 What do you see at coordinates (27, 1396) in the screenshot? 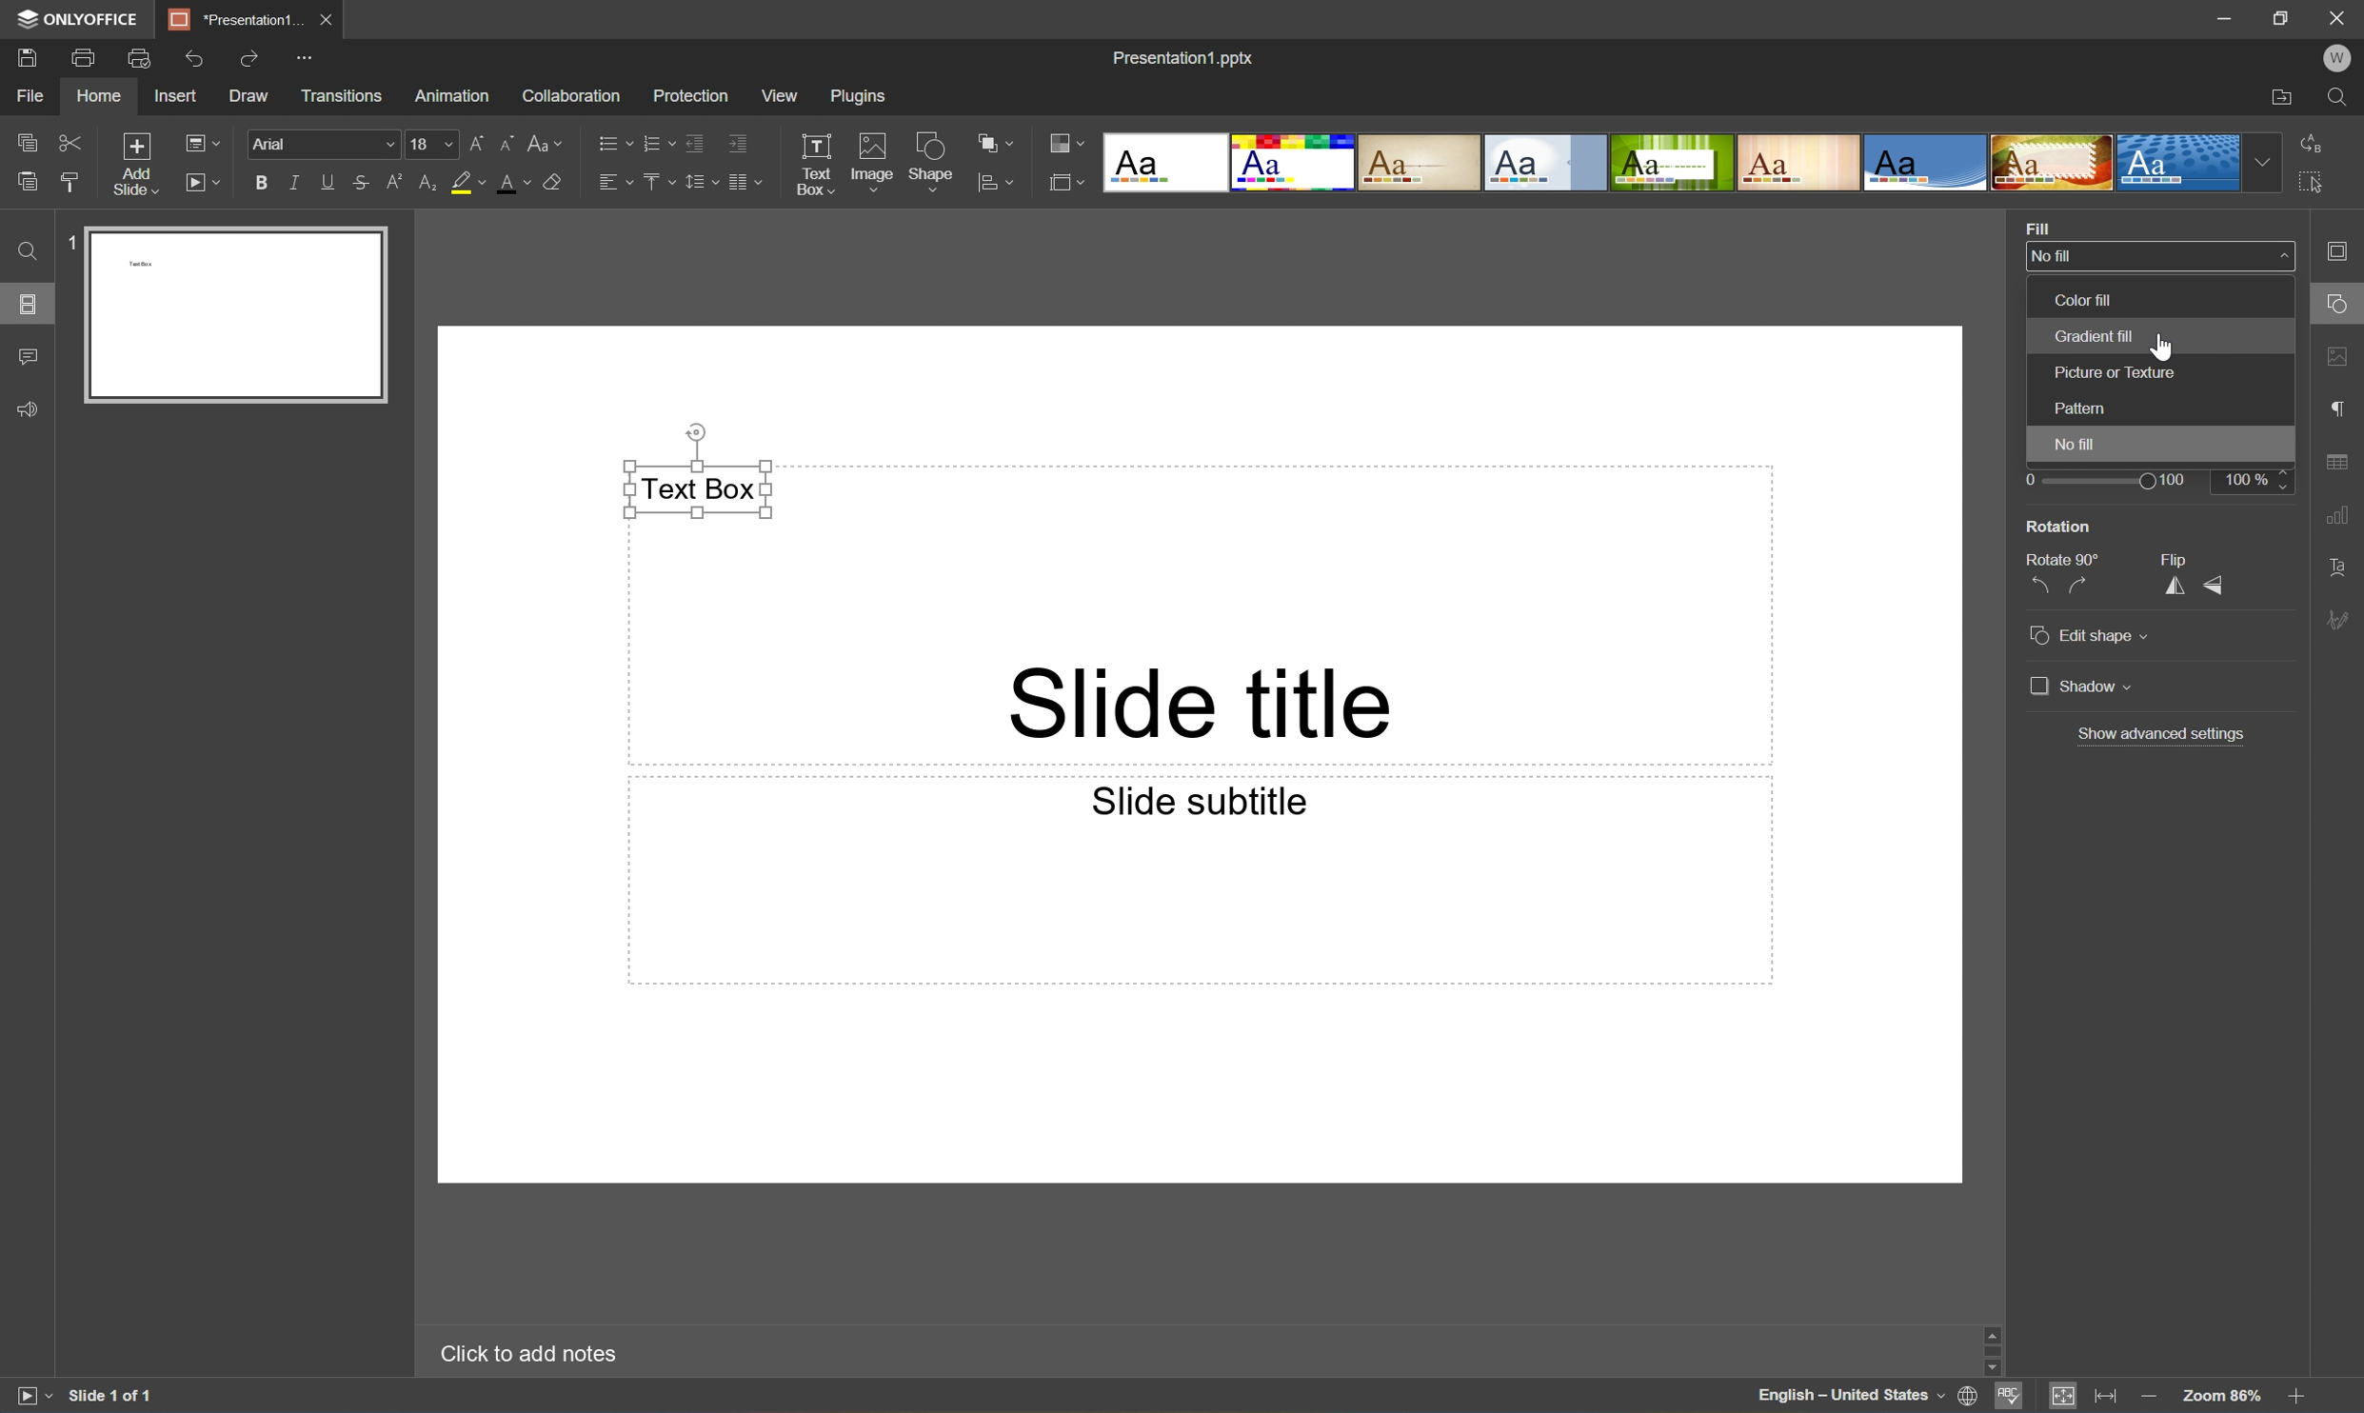
I see `Start slideshow` at bounding box center [27, 1396].